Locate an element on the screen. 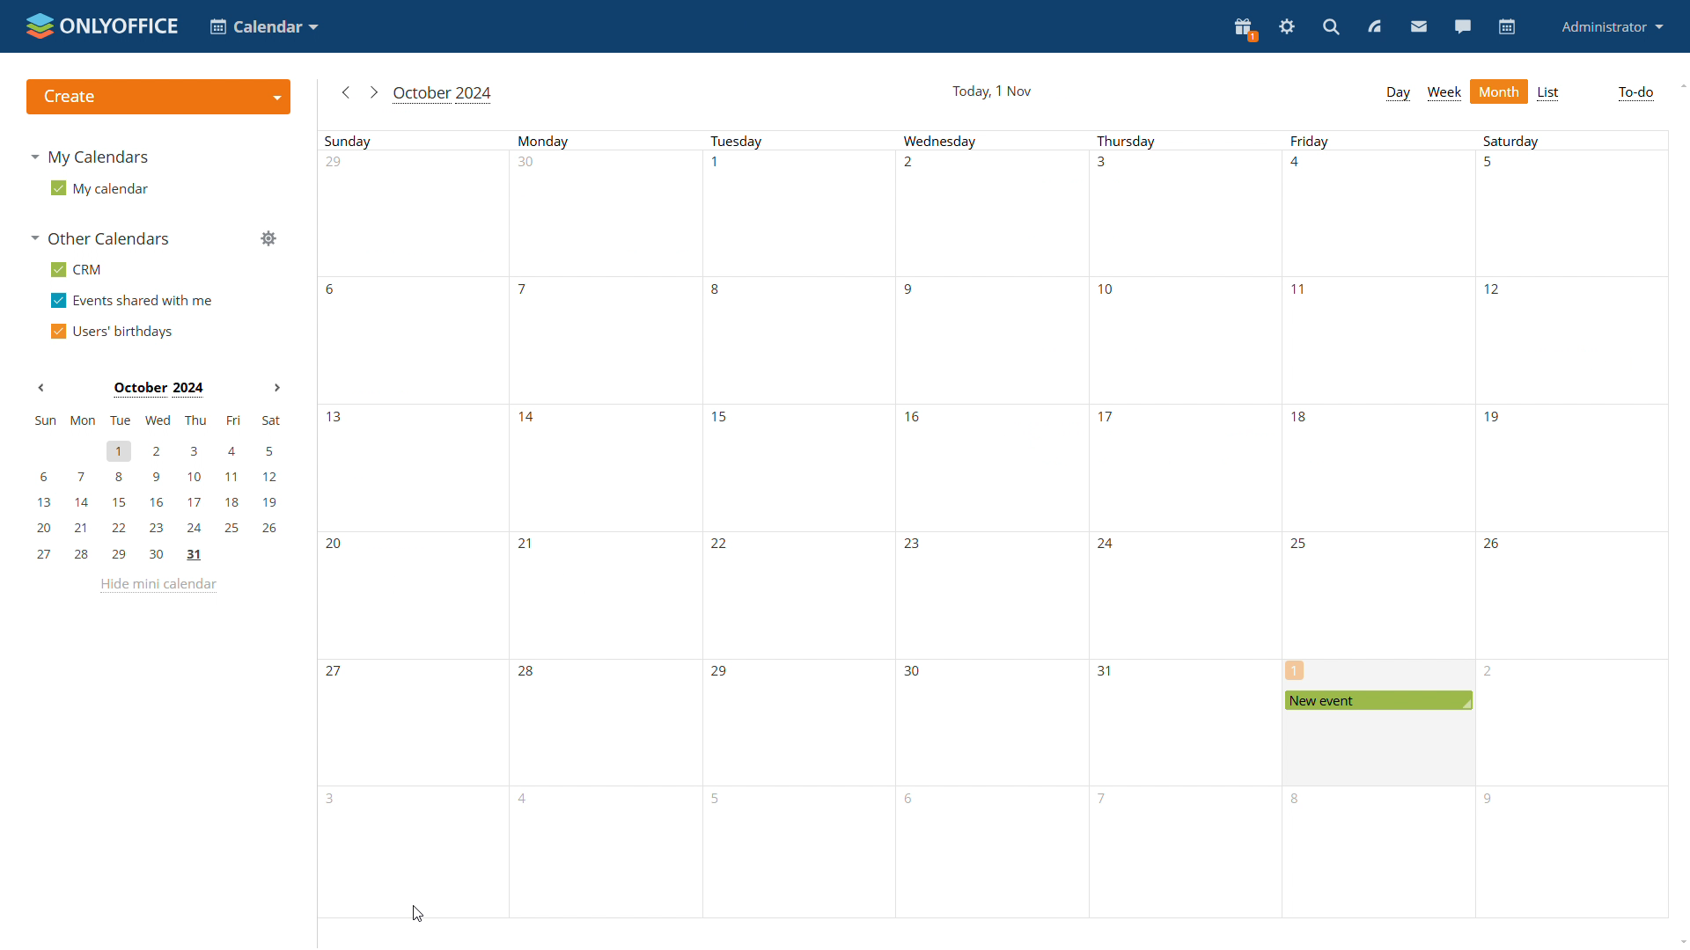  Next month is located at coordinates (274, 389).